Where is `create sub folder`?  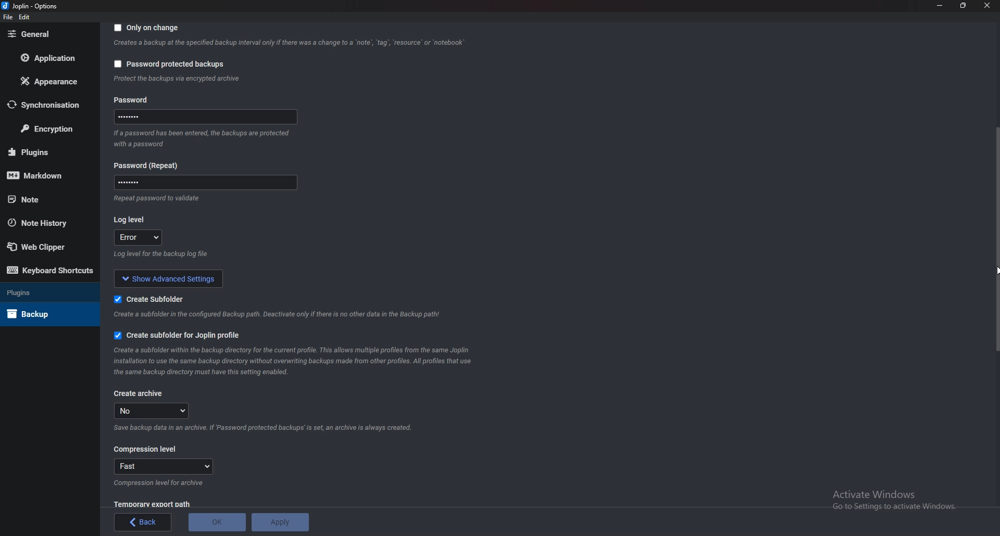 create sub folder is located at coordinates (145, 299).